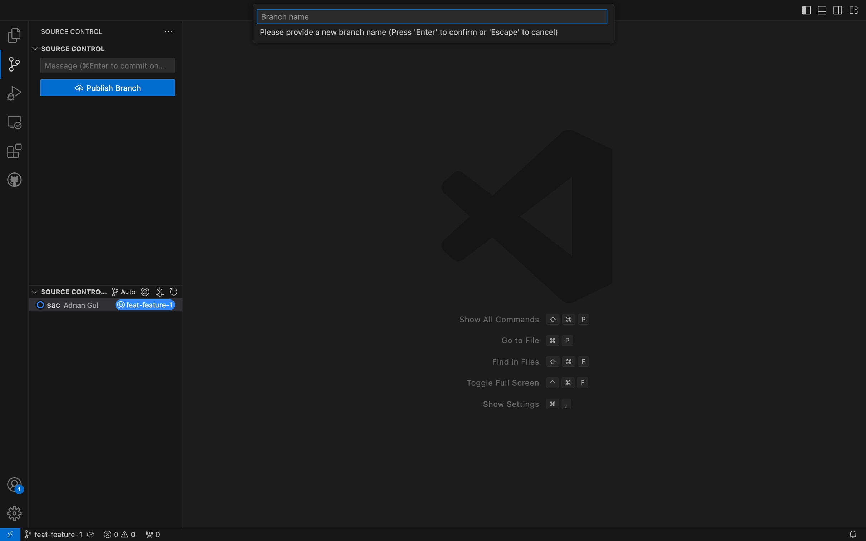 The width and height of the screenshot is (866, 541). What do you see at coordinates (569, 361) in the screenshot?
I see `Command` at bounding box center [569, 361].